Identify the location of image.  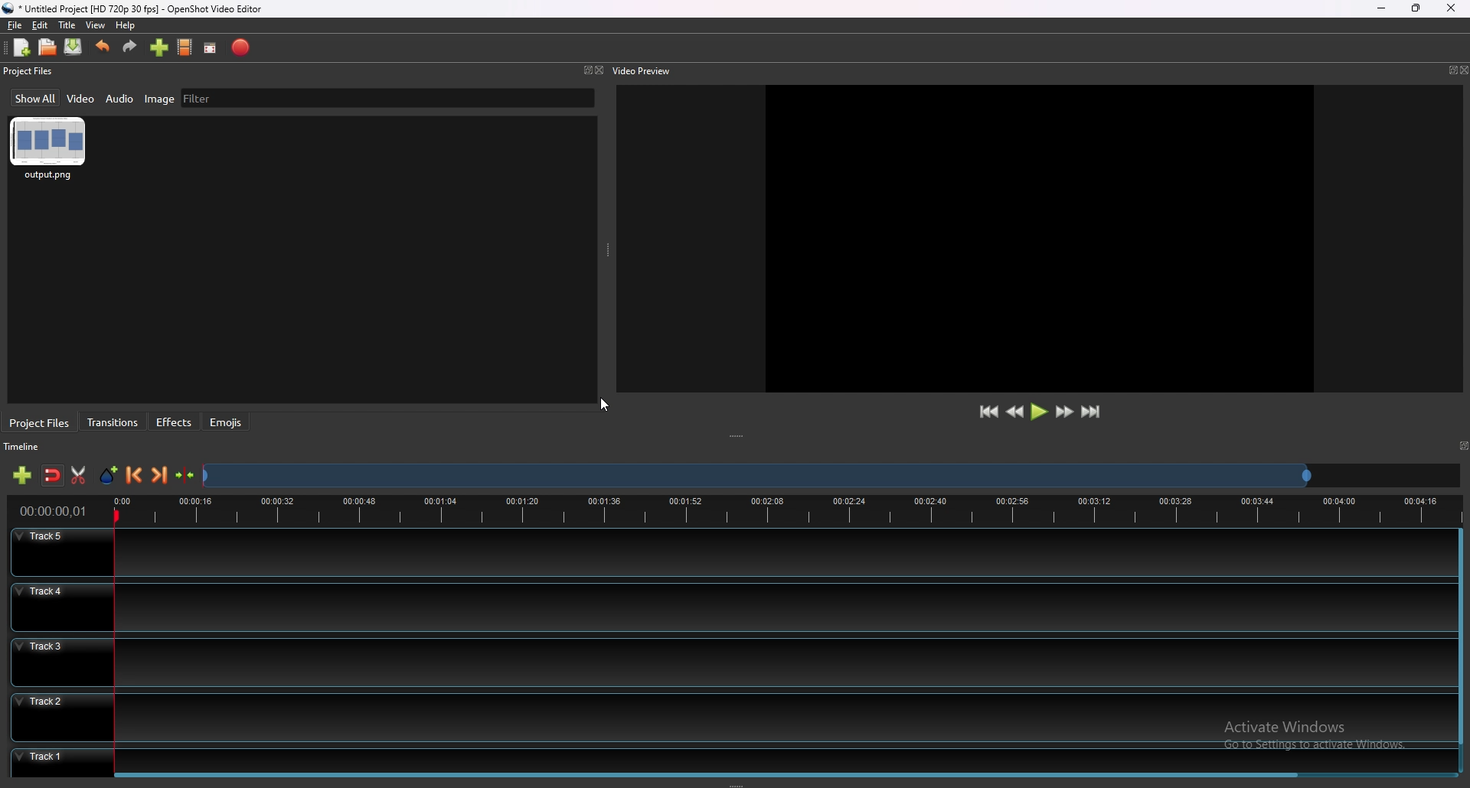
(49, 150).